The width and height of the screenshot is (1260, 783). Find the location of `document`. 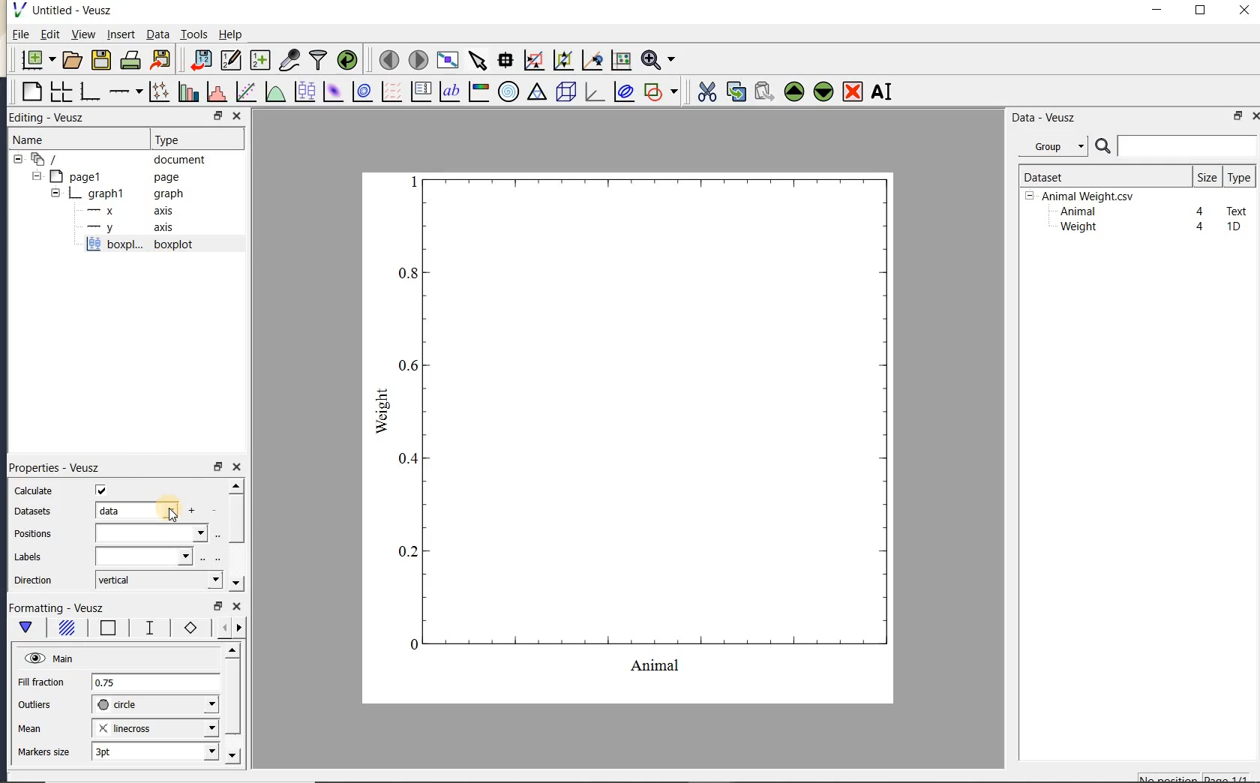

document is located at coordinates (114, 160).